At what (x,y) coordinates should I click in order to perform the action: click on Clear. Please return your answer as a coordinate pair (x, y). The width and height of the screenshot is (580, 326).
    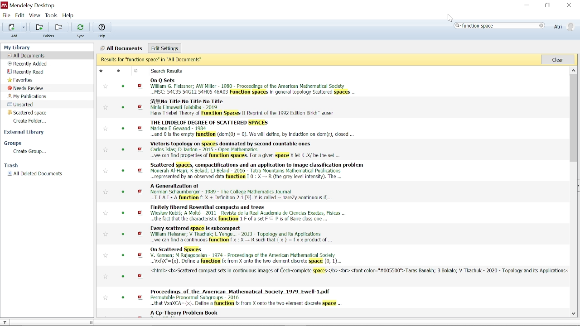
    Looking at the image, I should click on (558, 60).